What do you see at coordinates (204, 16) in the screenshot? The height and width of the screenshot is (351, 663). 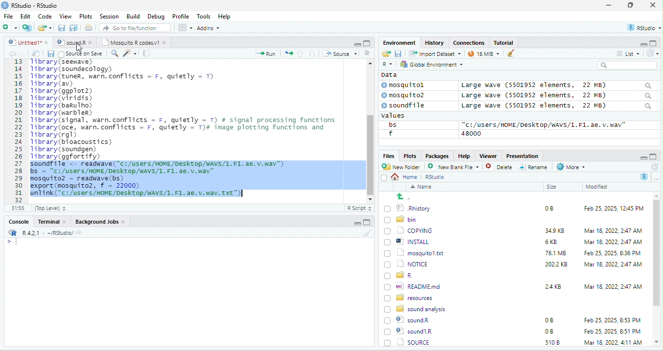 I see `Tools` at bounding box center [204, 16].